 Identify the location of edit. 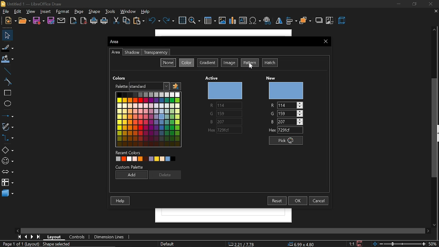
(17, 11).